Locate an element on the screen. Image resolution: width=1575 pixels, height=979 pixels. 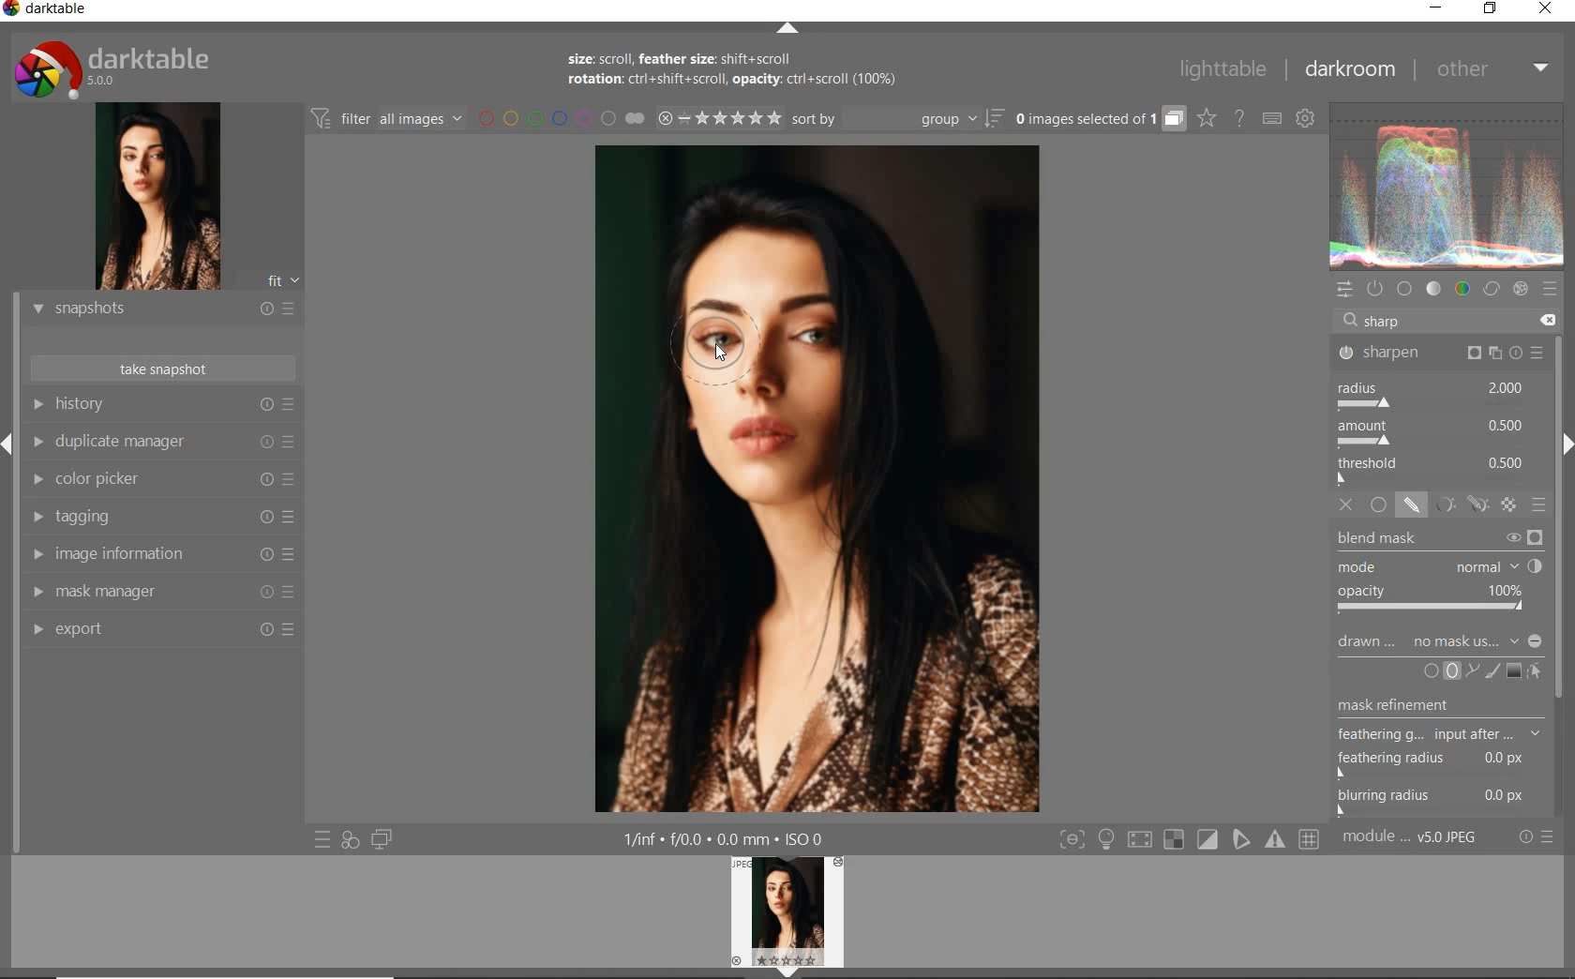
Preview color is located at coordinates (1447, 183).